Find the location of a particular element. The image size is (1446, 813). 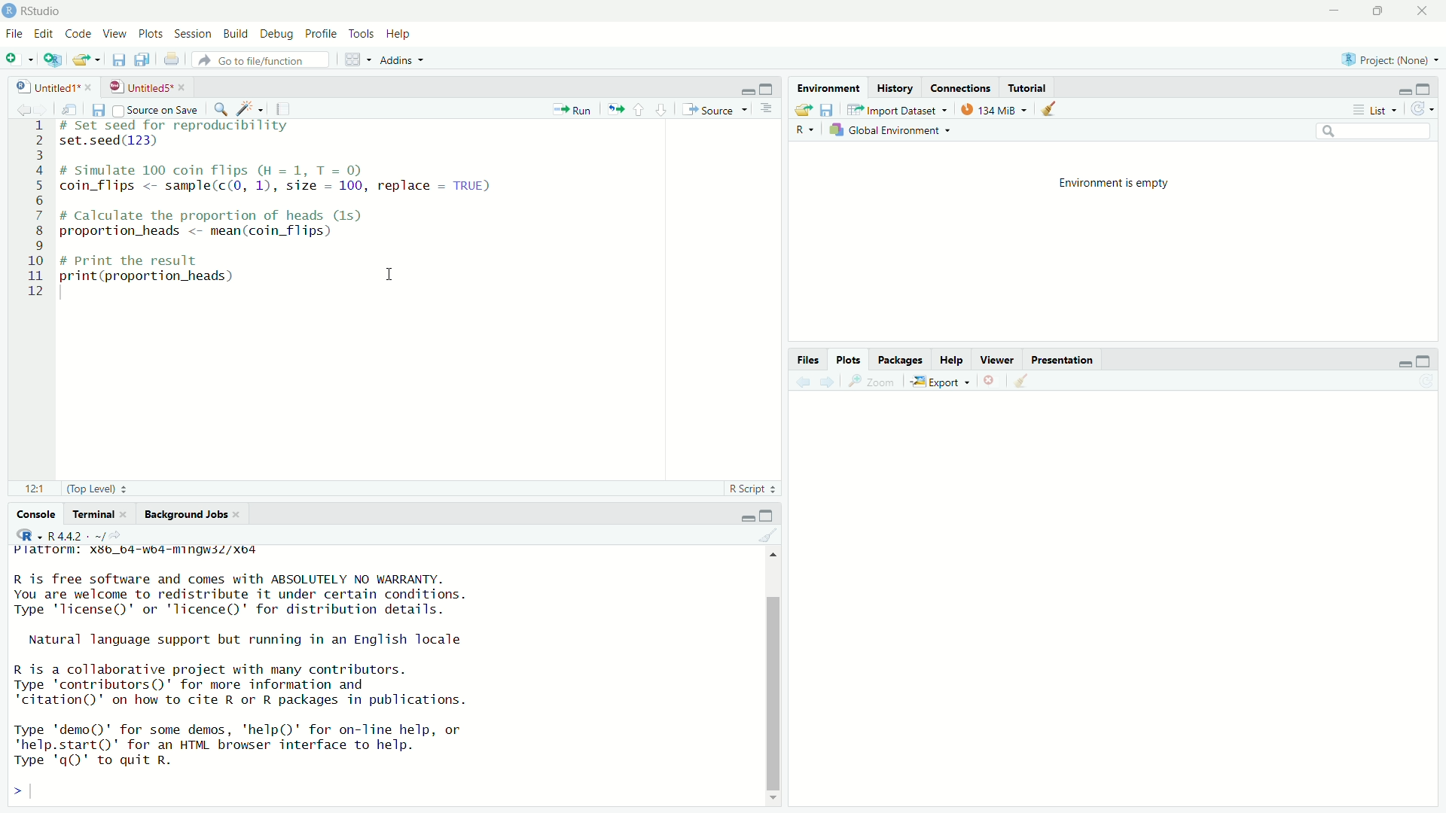

cursor is located at coordinates (390, 274).